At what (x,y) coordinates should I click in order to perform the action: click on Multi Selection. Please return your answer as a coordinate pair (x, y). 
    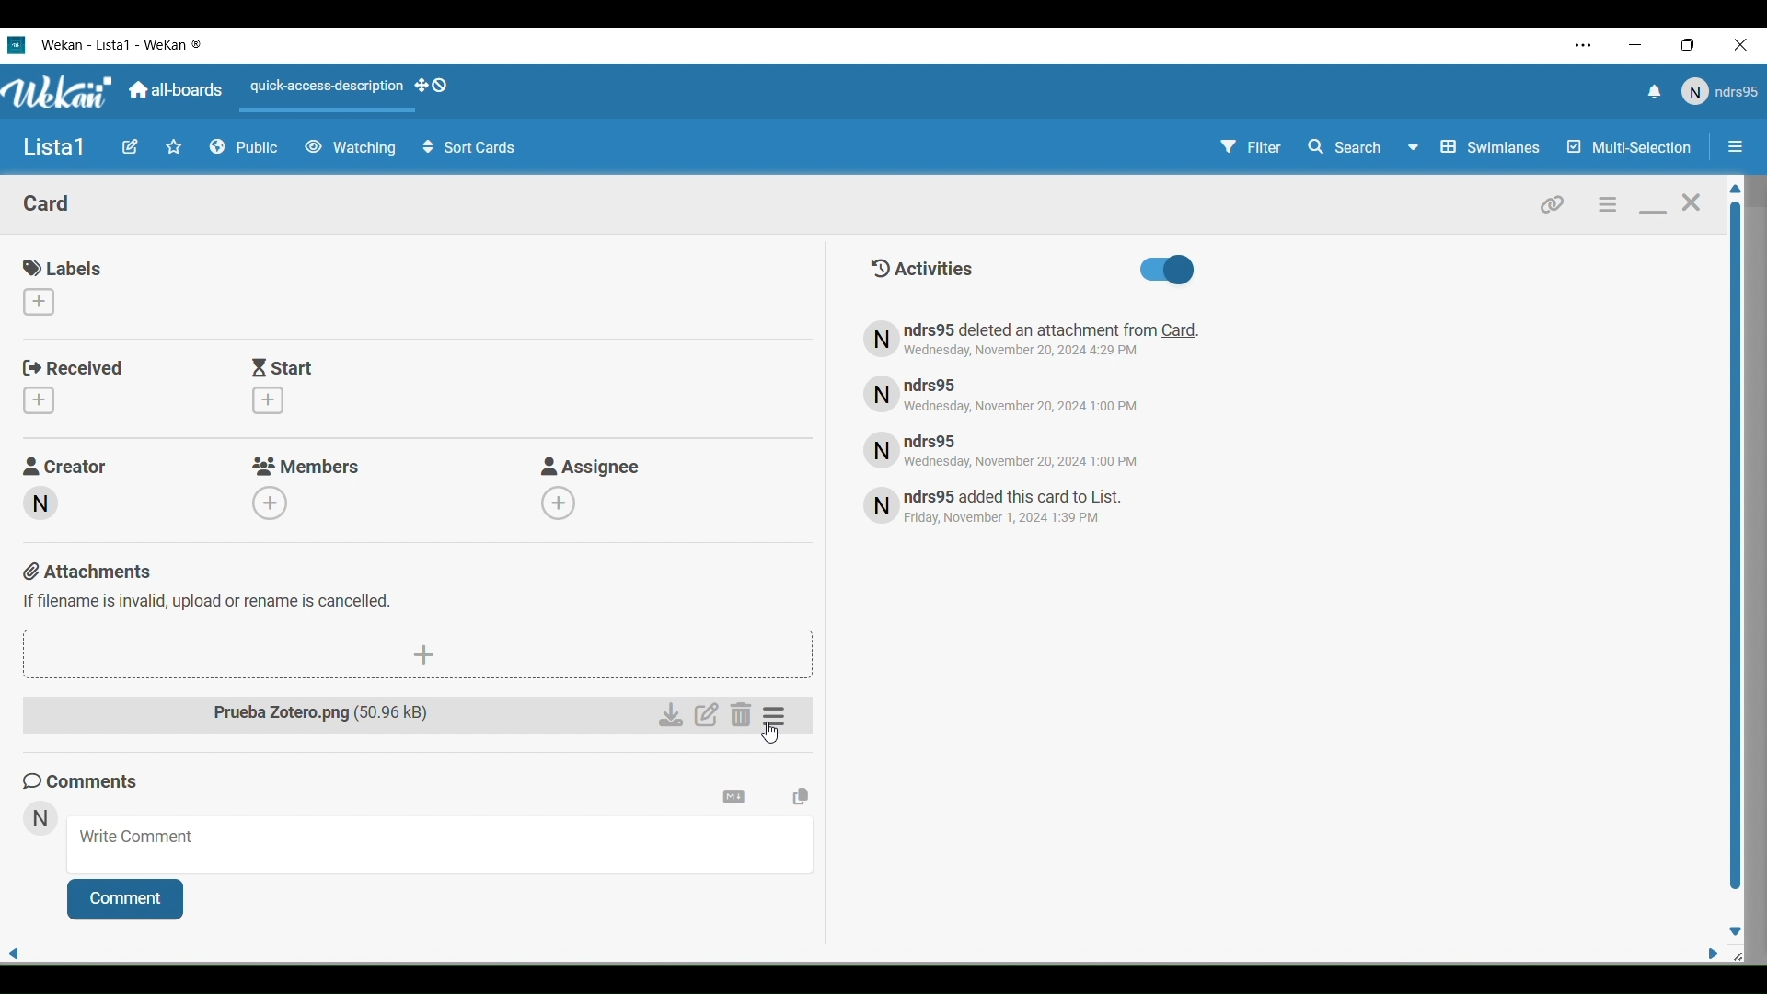
    Looking at the image, I should click on (1627, 148).